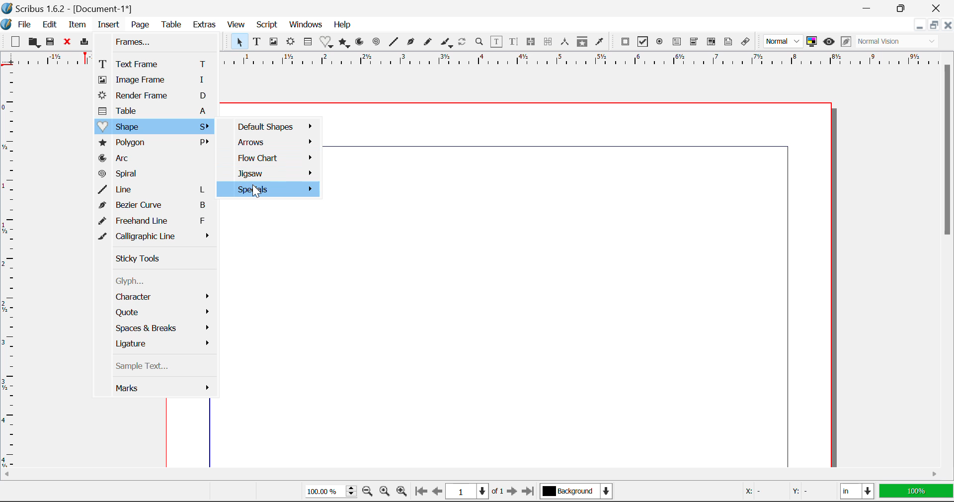 The height and width of the screenshot is (502, 954). I want to click on Insert Special Shapes, so click(327, 43).